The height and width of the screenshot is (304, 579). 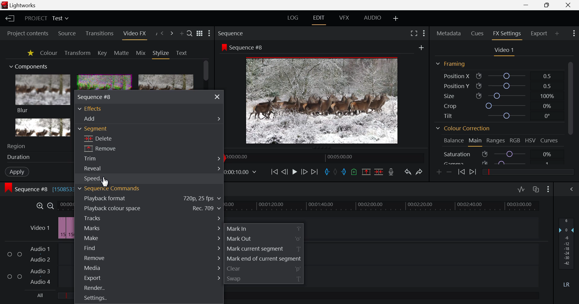 What do you see at coordinates (190, 34) in the screenshot?
I see `Search` at bounding box center [190, 34].